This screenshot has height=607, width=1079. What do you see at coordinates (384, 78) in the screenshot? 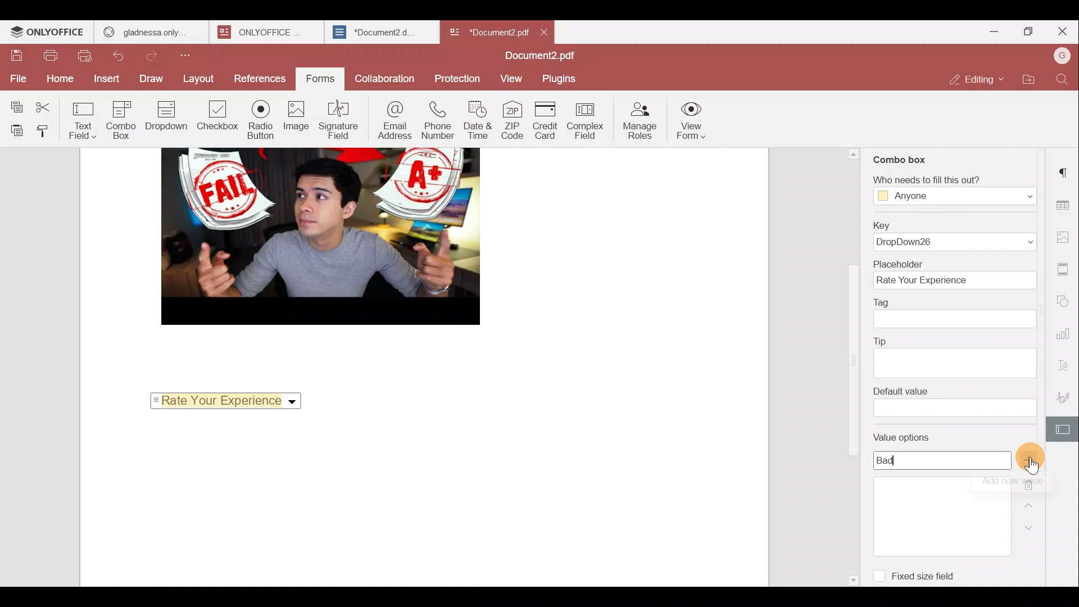
I see `Collaboration` at bounding box center [384, 78].